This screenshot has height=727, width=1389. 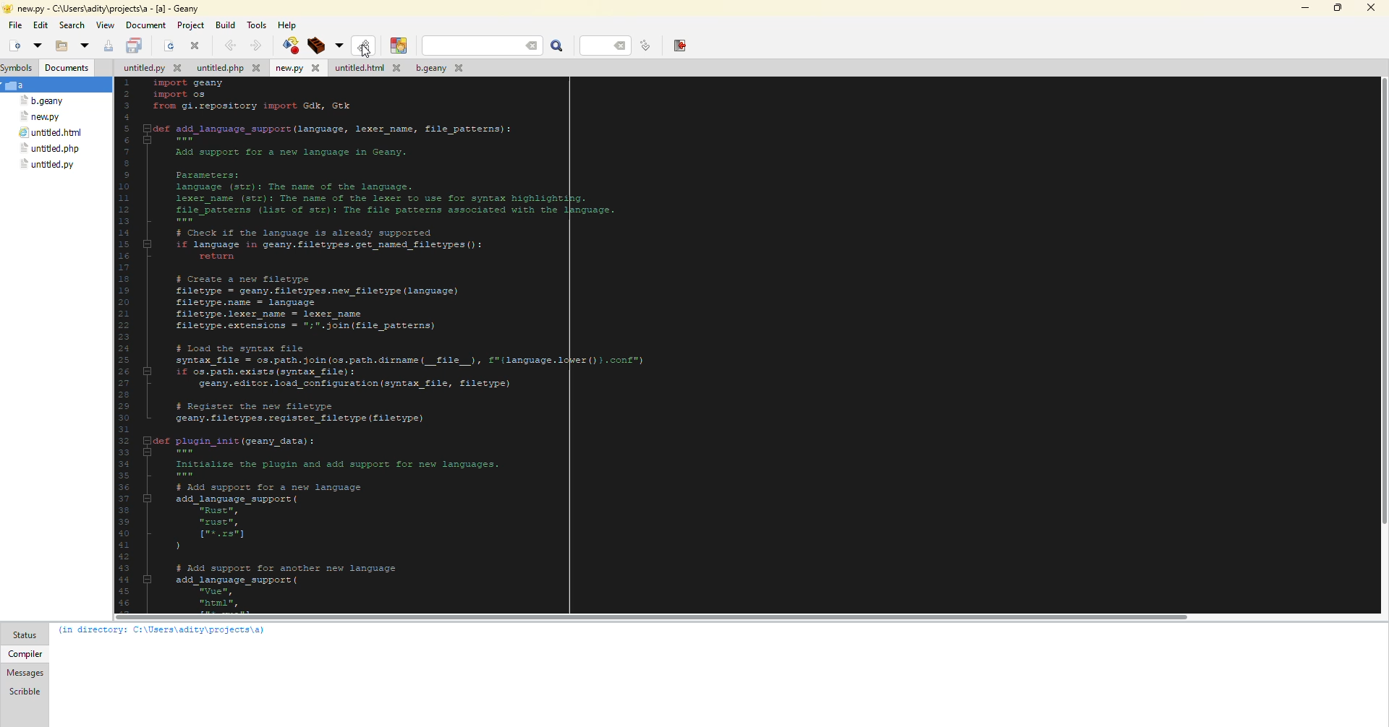 What do you see at coordinates (41, 118) in the screenshot?
I see `file` at bounding box center [41, 118].